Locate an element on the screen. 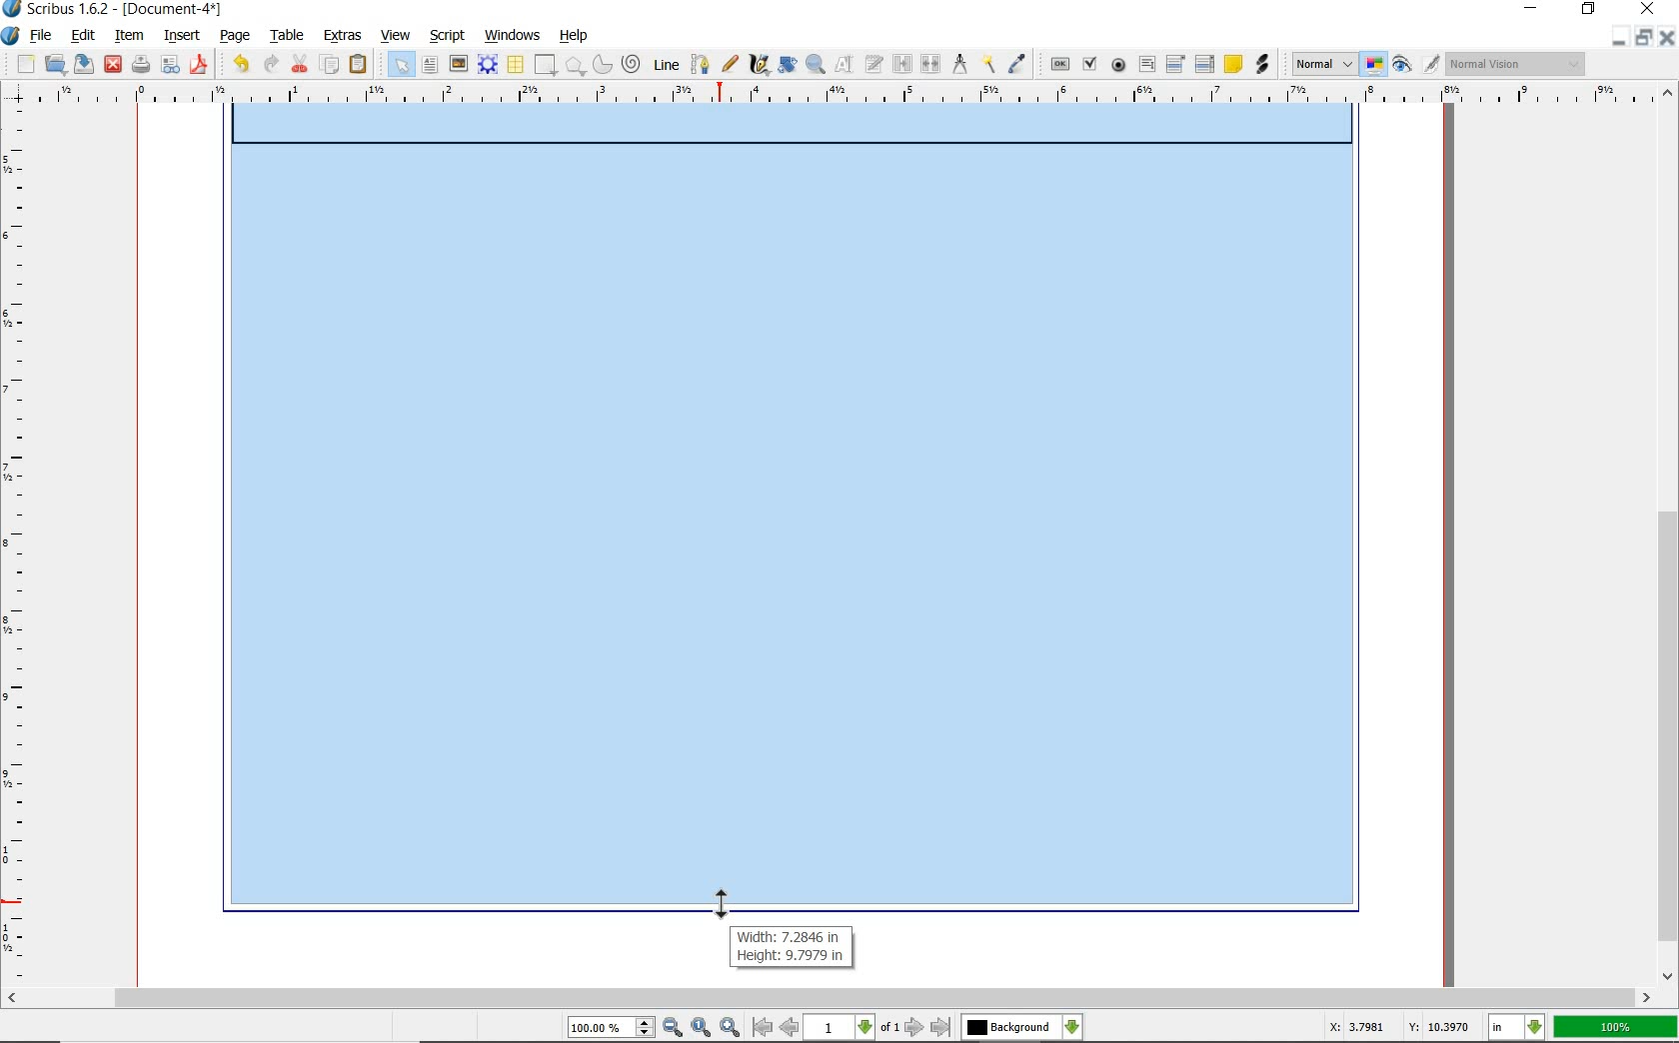 The image size is (1679, 1043). table is located at coordinates (288, 36).